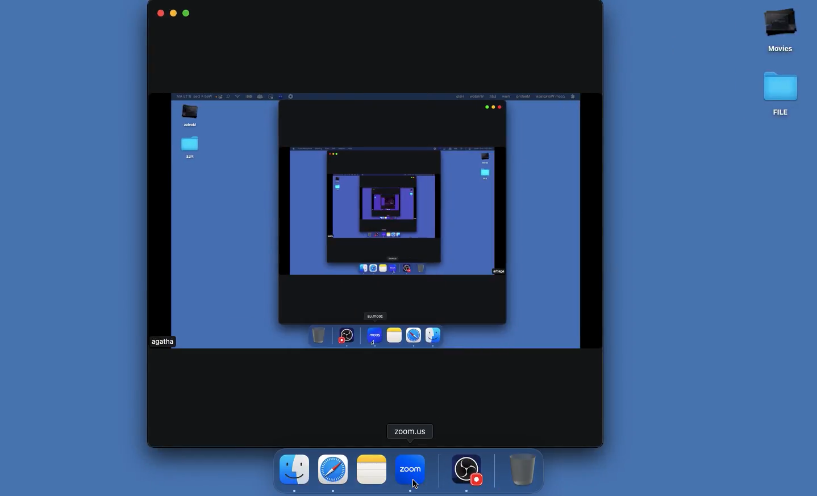 The width and height of the screenshot is (817, 496). What do you see at coordinates (776, 31) in the screenshot?
I see `movies` at bounding box center [776, 31].